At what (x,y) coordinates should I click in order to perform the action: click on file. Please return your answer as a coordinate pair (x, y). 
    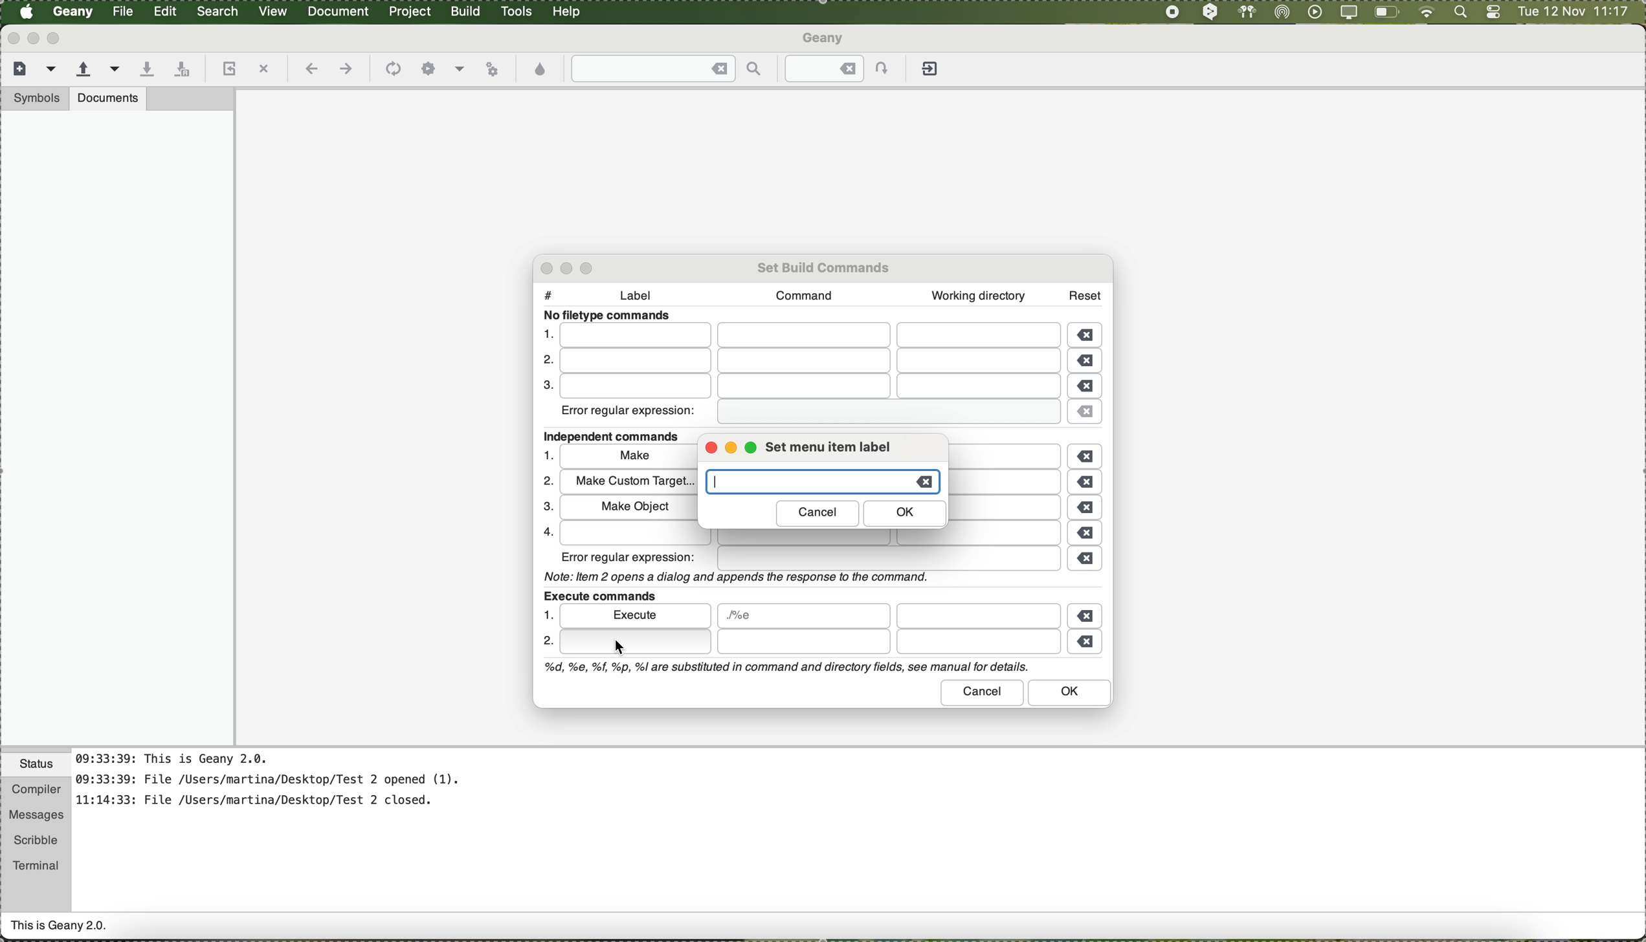
    Looking at the image, I should click on (1008, 483).